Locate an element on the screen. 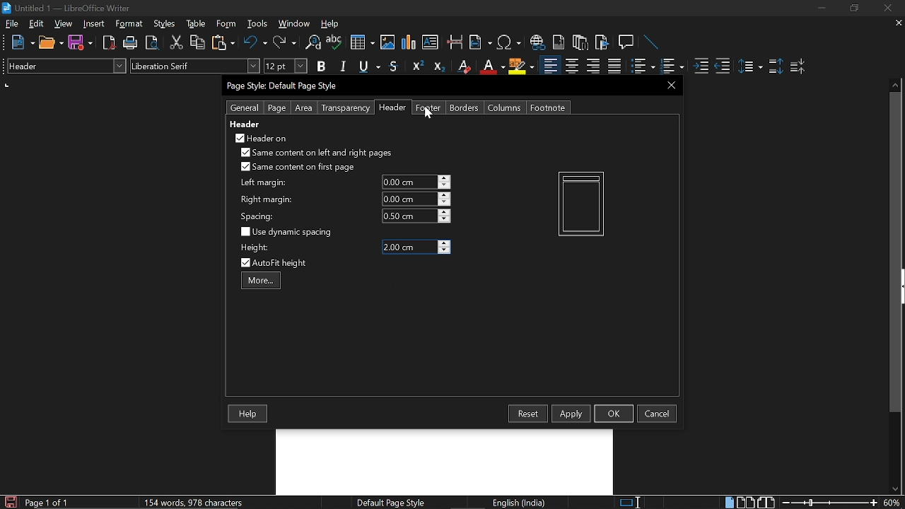 The width and height of the screenshot is (905, 509). Decrease height is located at coordinates (445, 251).